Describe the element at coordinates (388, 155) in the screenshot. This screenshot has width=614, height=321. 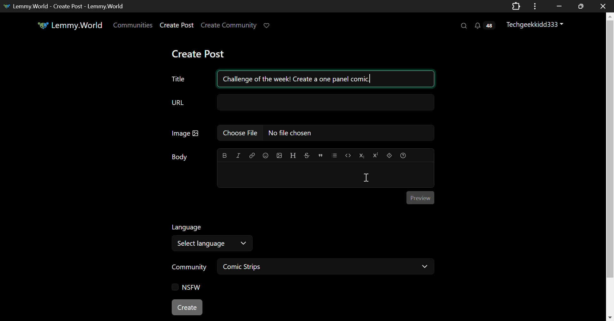
I see `spoiler` at that location.